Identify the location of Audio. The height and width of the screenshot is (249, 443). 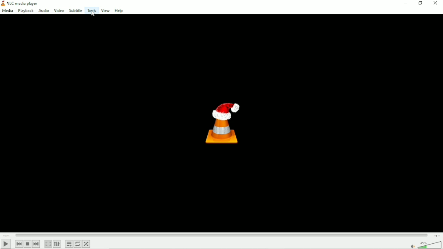
(43, 11).